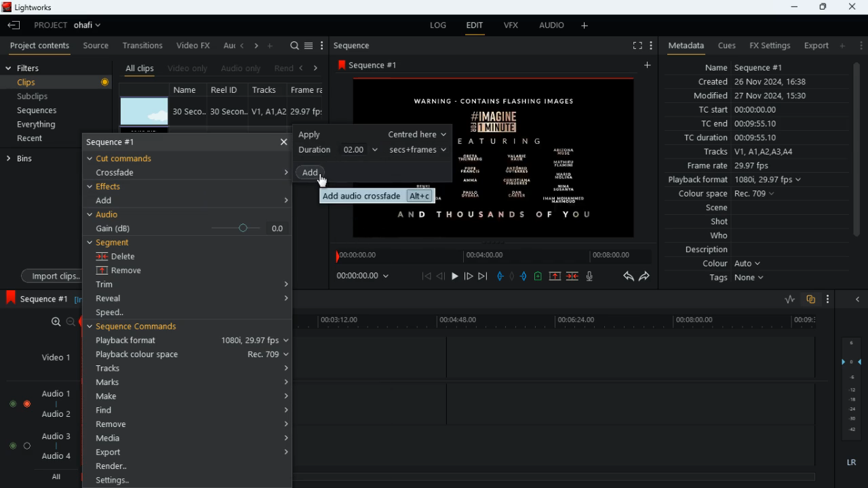 This screenshot has height=488, width=868. Describe the element at coordinates (191, 452) in the screenshot. I see `export` at that location.